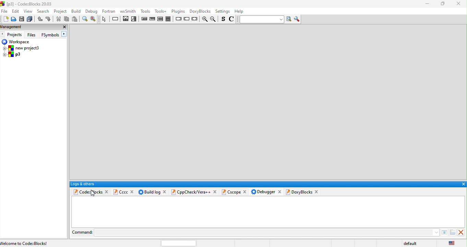 Image resolution: width=467 pixels, height=247 pixels. What do you see at coordinates (29, 19) in the screenshot?
I see `save everything` at bounding box center [29, 19].